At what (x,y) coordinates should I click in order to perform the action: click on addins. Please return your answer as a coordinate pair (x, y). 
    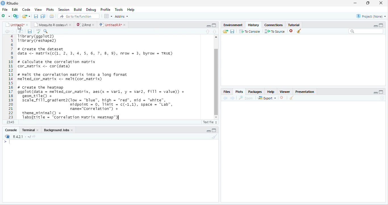
    Looking at the image, I should click on (123, 16).